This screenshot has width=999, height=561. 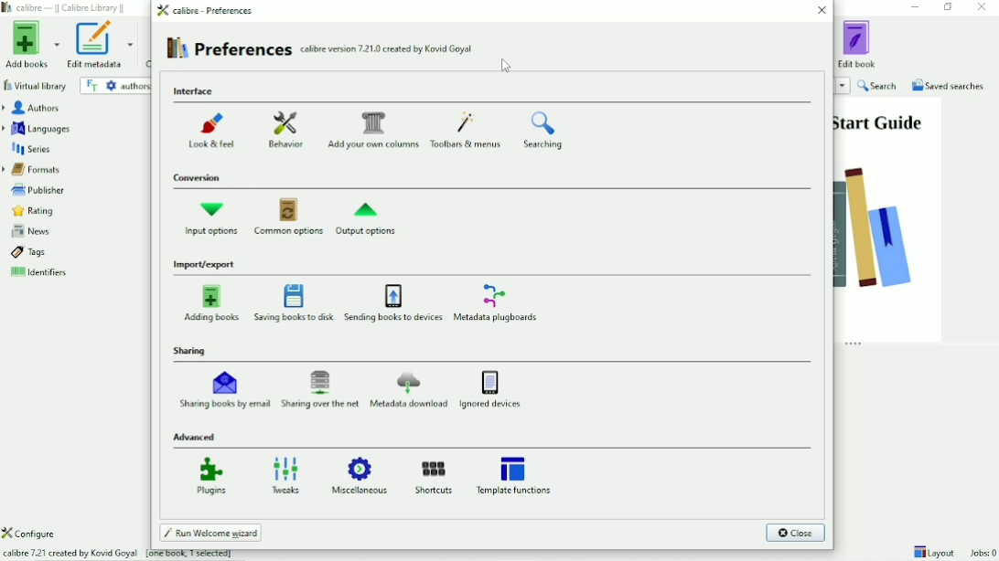 I want to click on Template functions, so click(x=518, y=474).